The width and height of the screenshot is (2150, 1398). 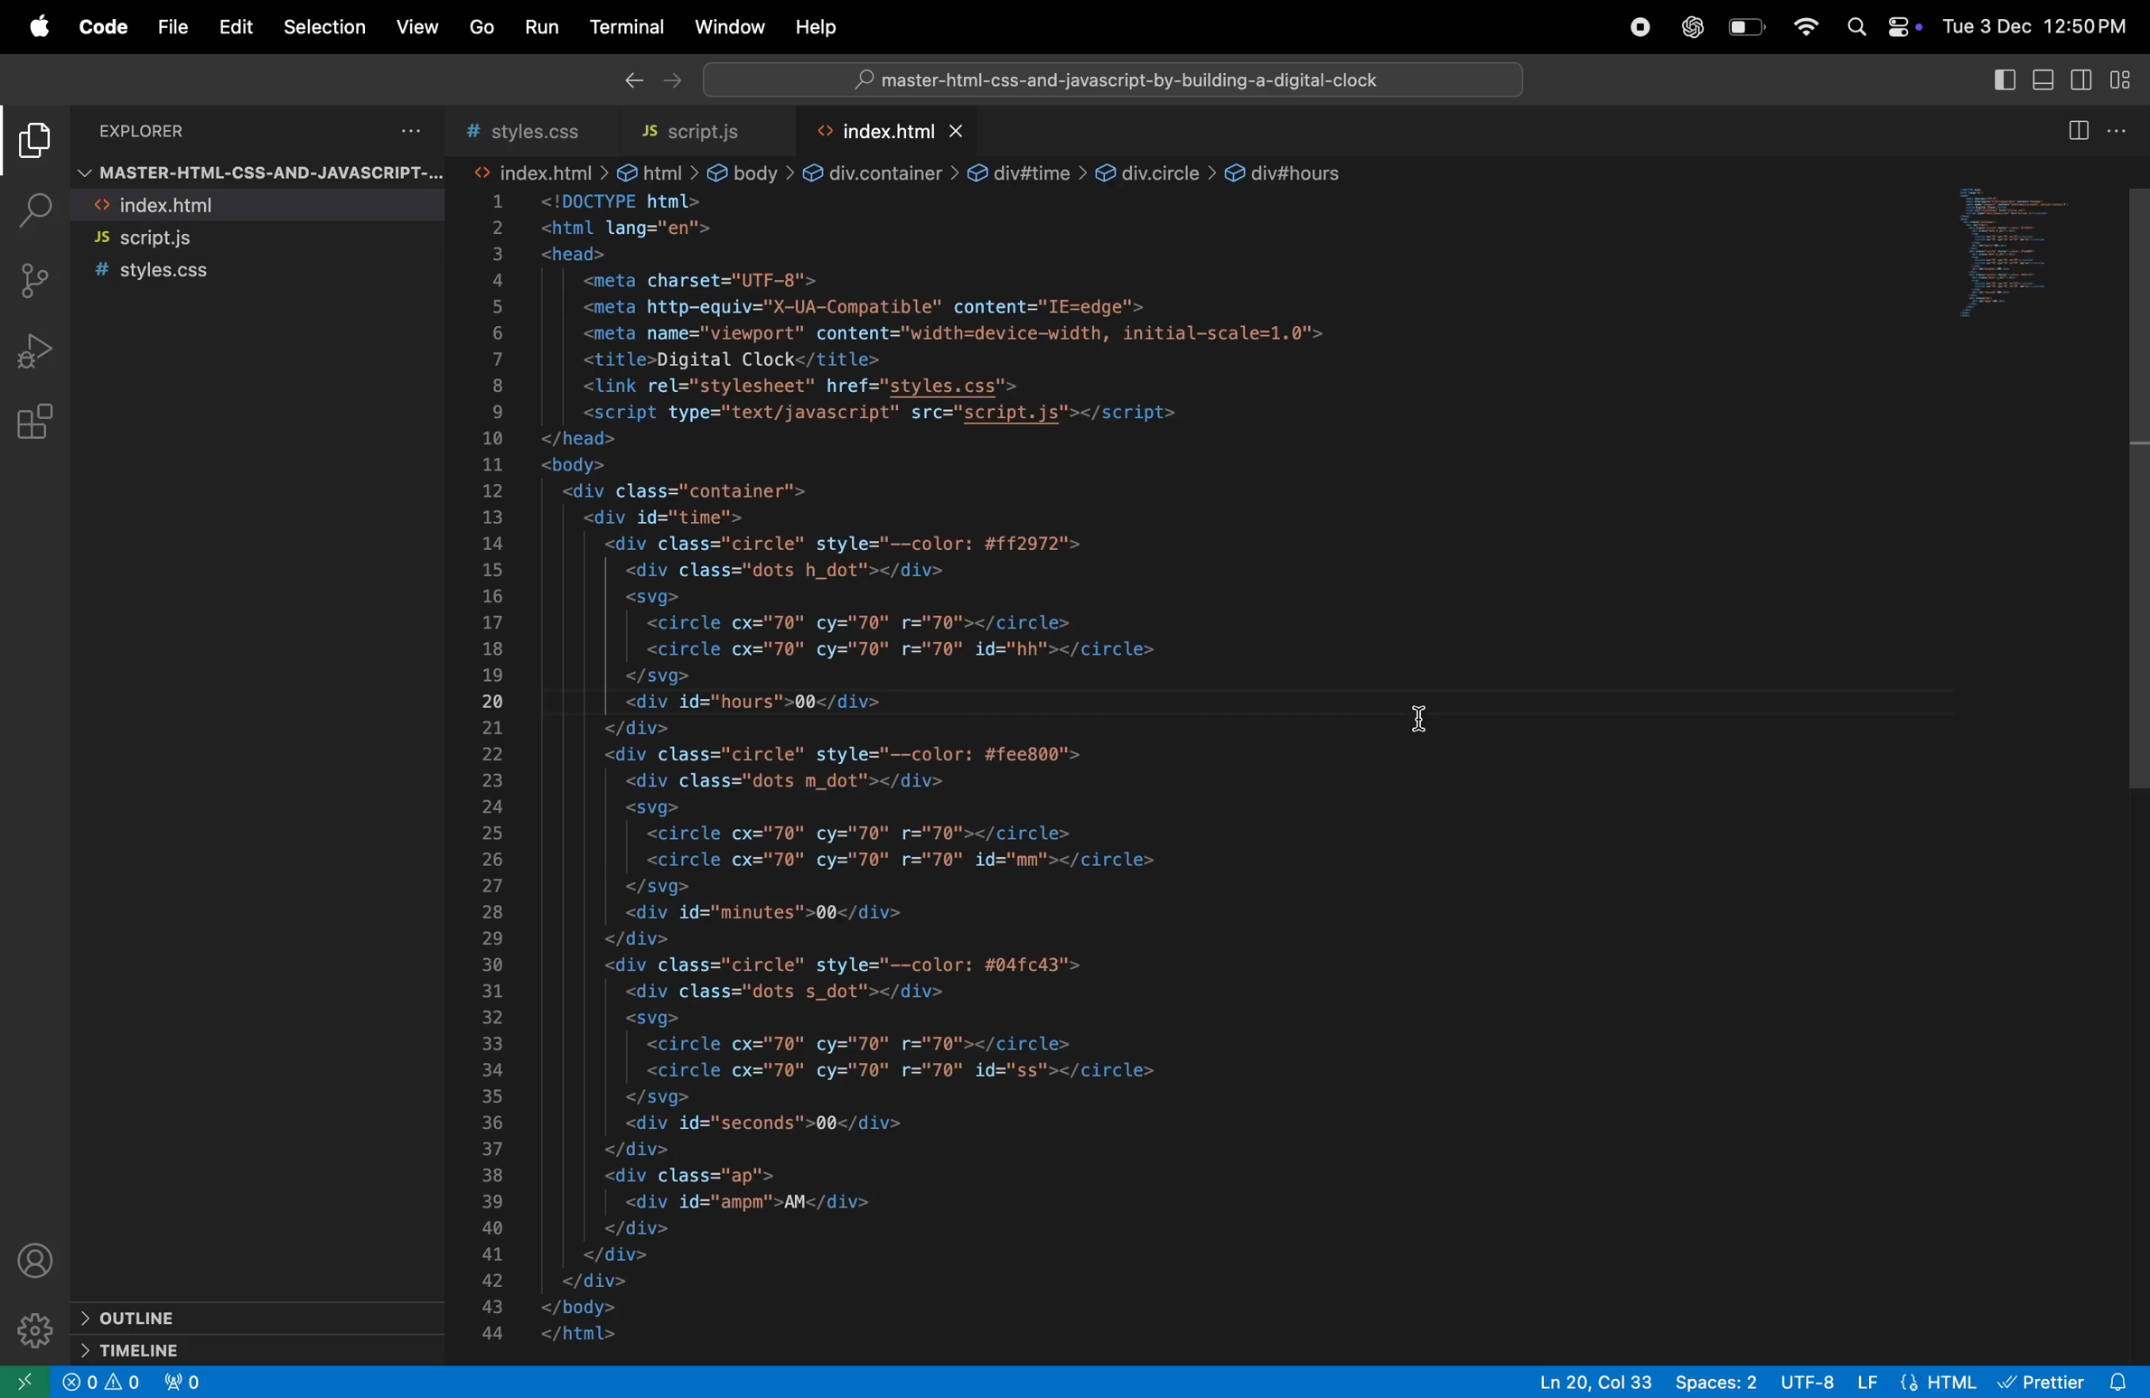 What do you see at coordinates (2083, 130) in the screenshot?
I see `split editor` at bounding box center [2083, 130].